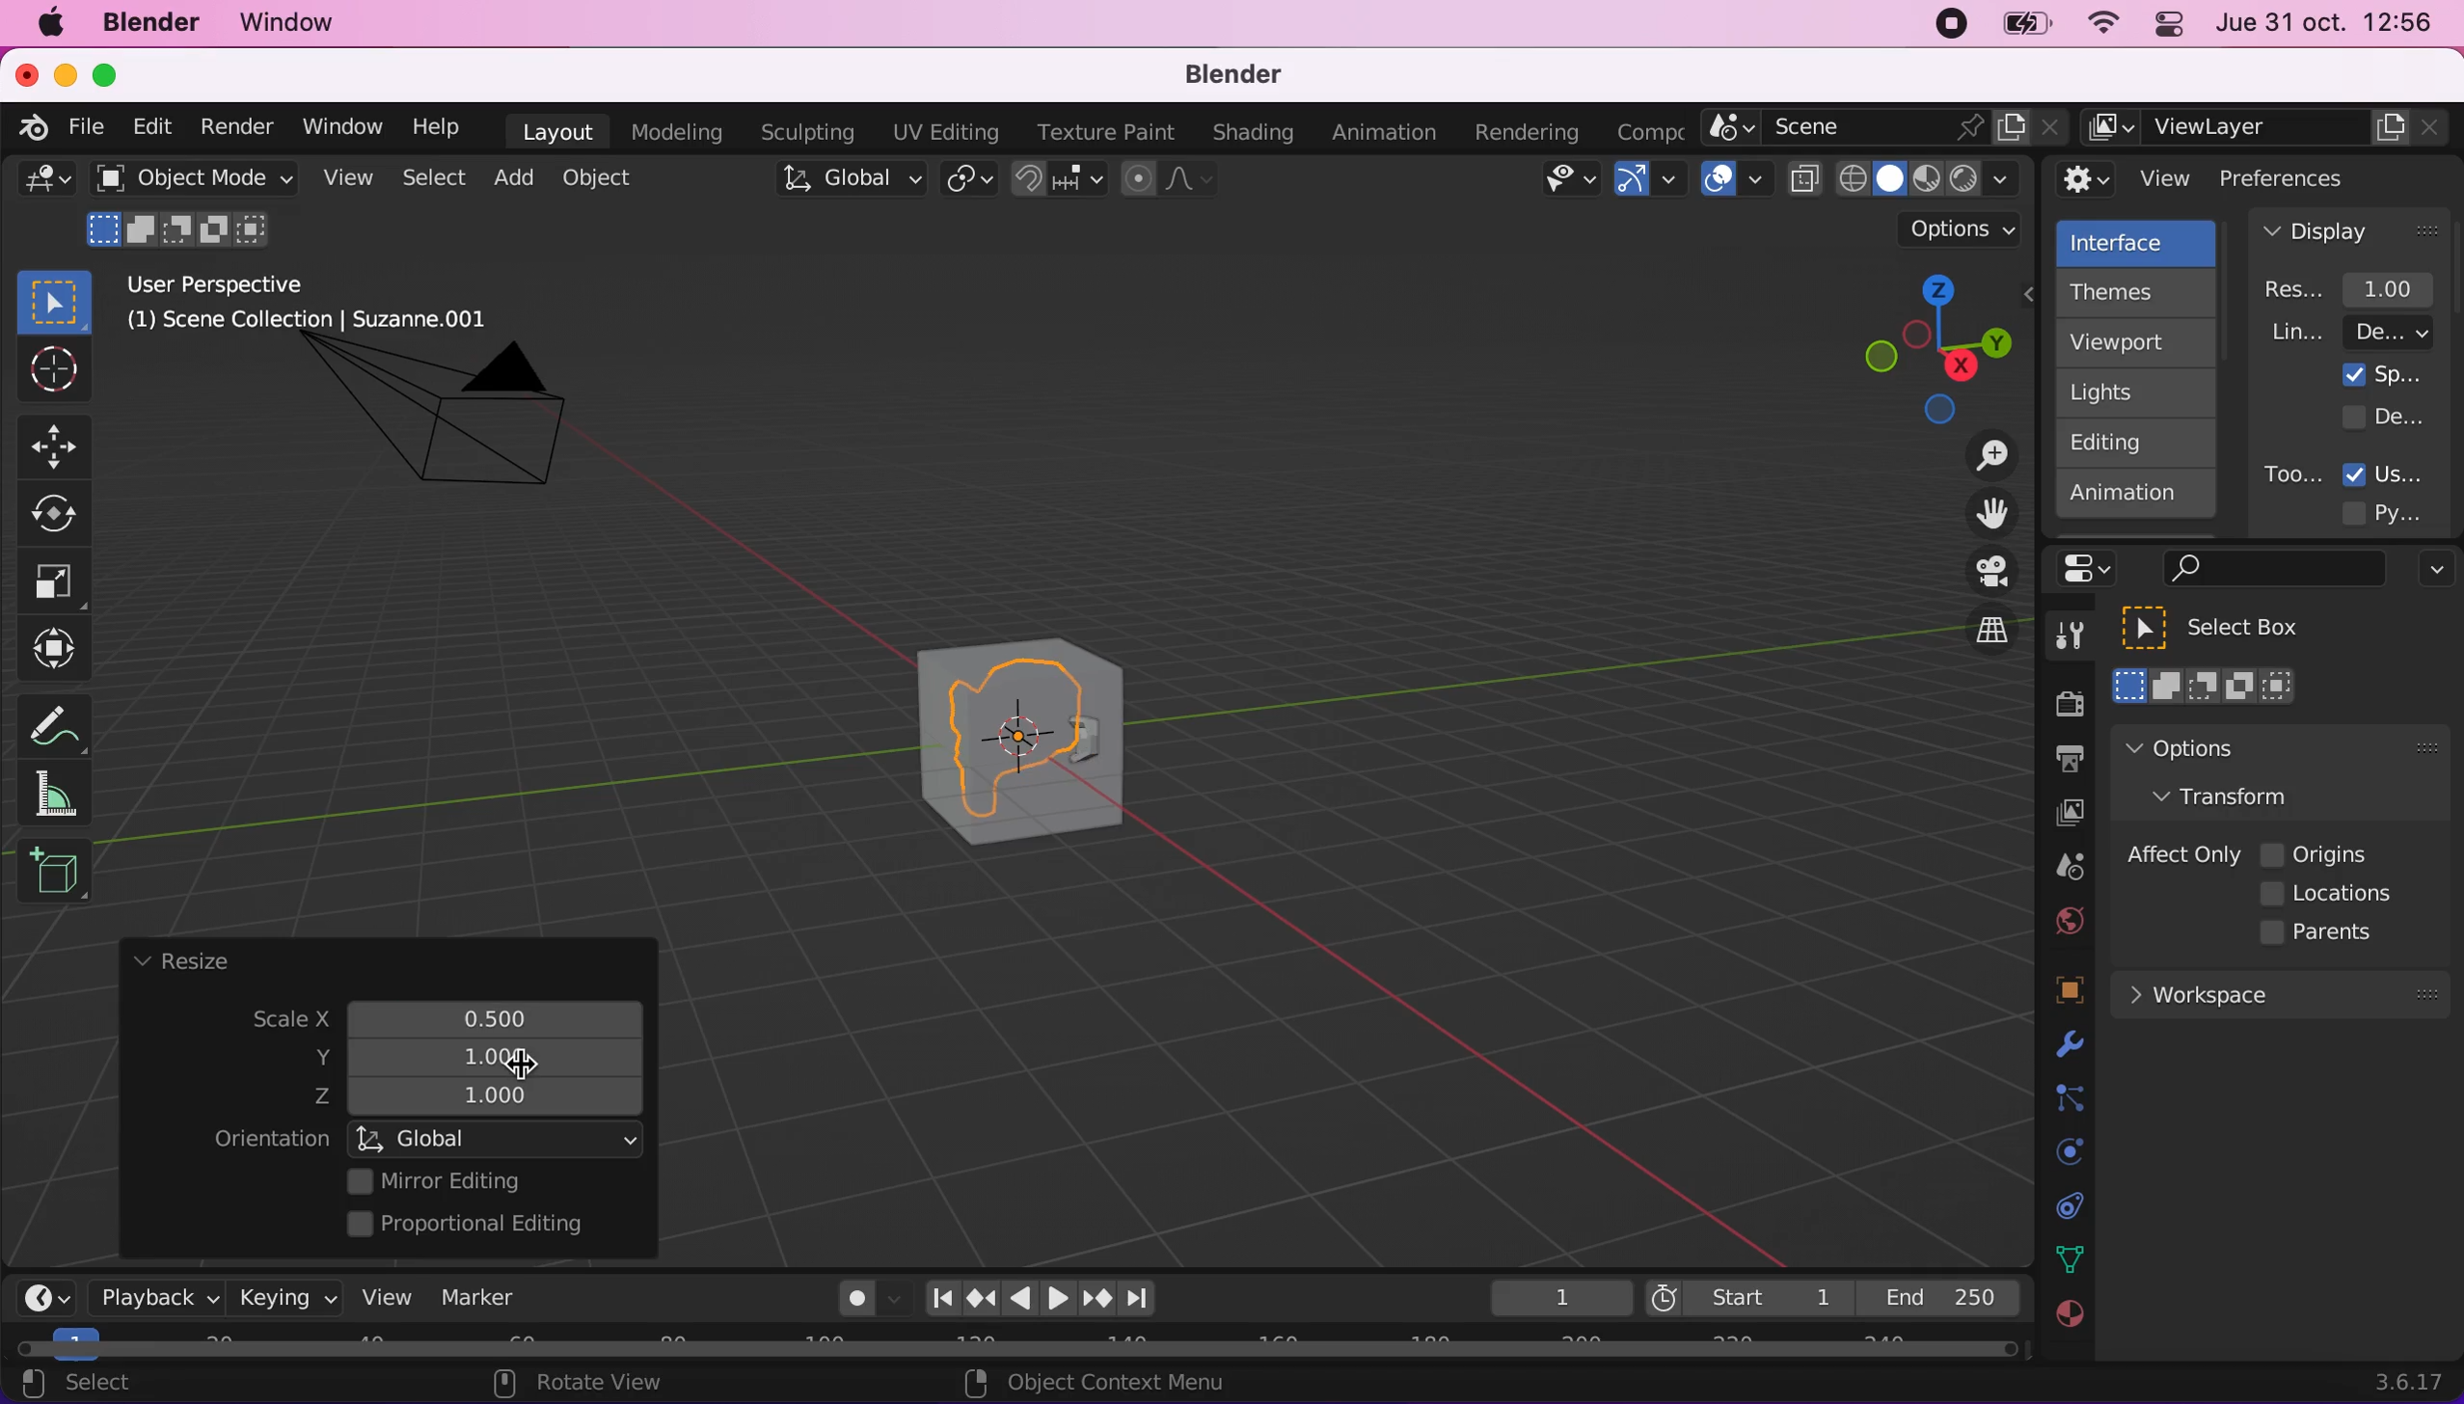 The image size is (2464, 1404). What do you see at coordinates (2268, 128) in the screenshot?
I see `view layer` at bounding box center [2268, 128].